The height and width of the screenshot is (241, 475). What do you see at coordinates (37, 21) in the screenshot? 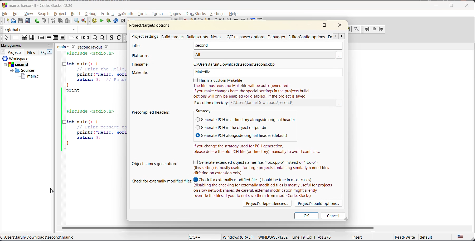
I see `undo` at bounding box center [37, 21].